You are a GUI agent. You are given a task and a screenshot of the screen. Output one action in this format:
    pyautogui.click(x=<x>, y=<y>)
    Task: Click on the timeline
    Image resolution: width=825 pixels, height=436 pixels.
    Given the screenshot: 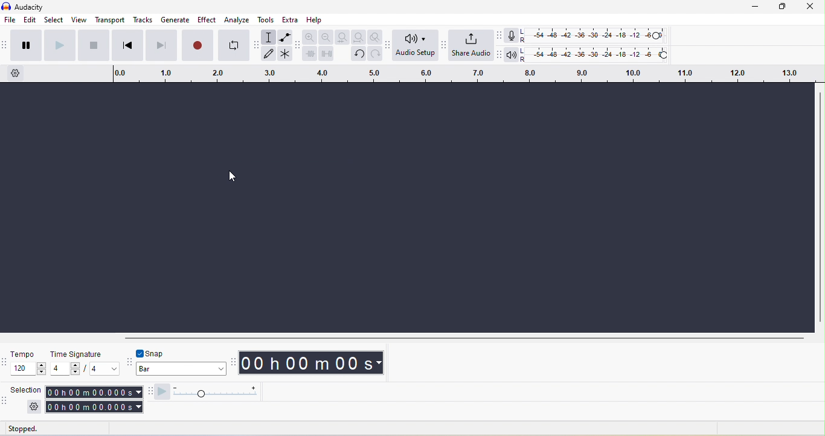 What is the action you would take?
    pyautogui.click(x=465, y=74)
    